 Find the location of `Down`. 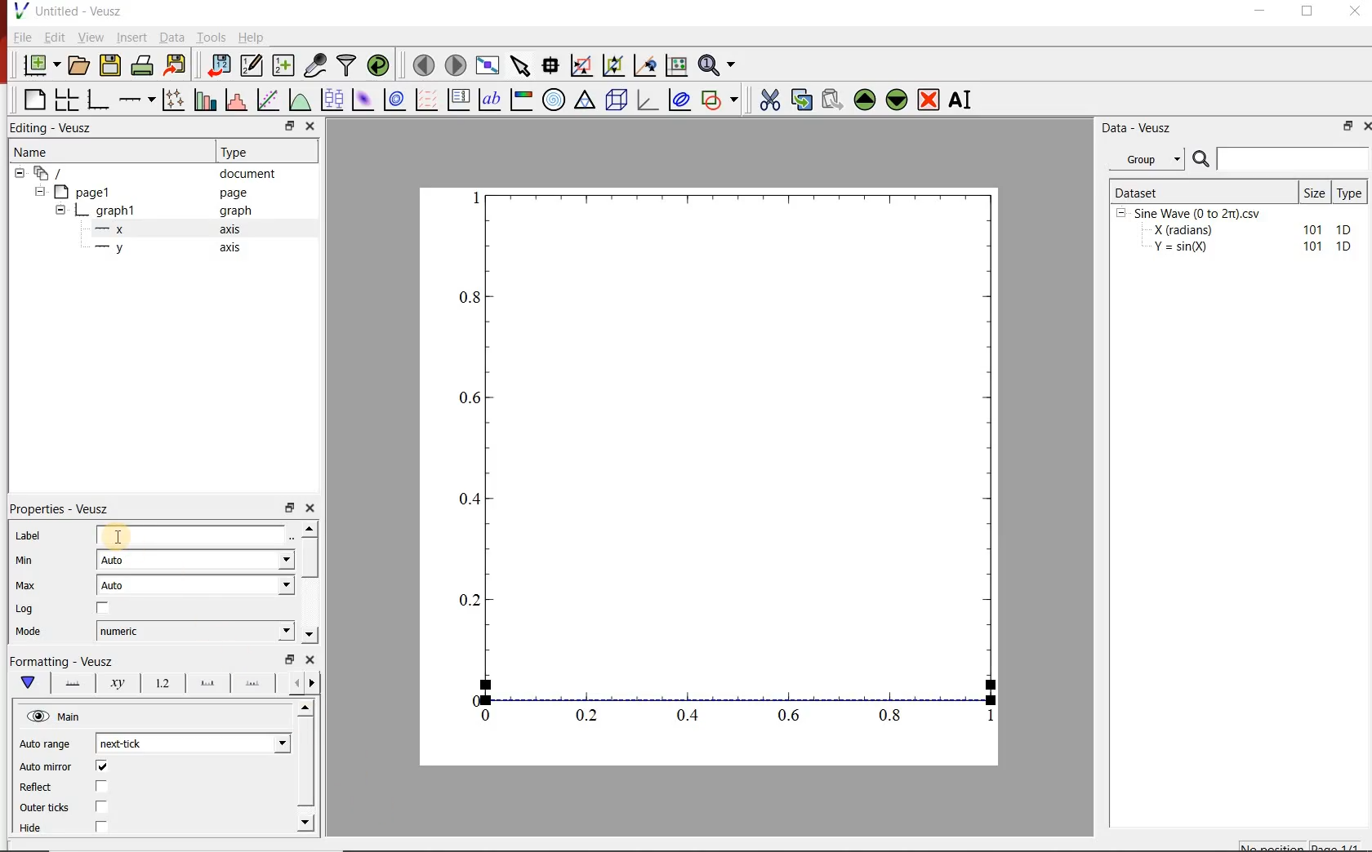

Down is located at coordinates (310, 635).